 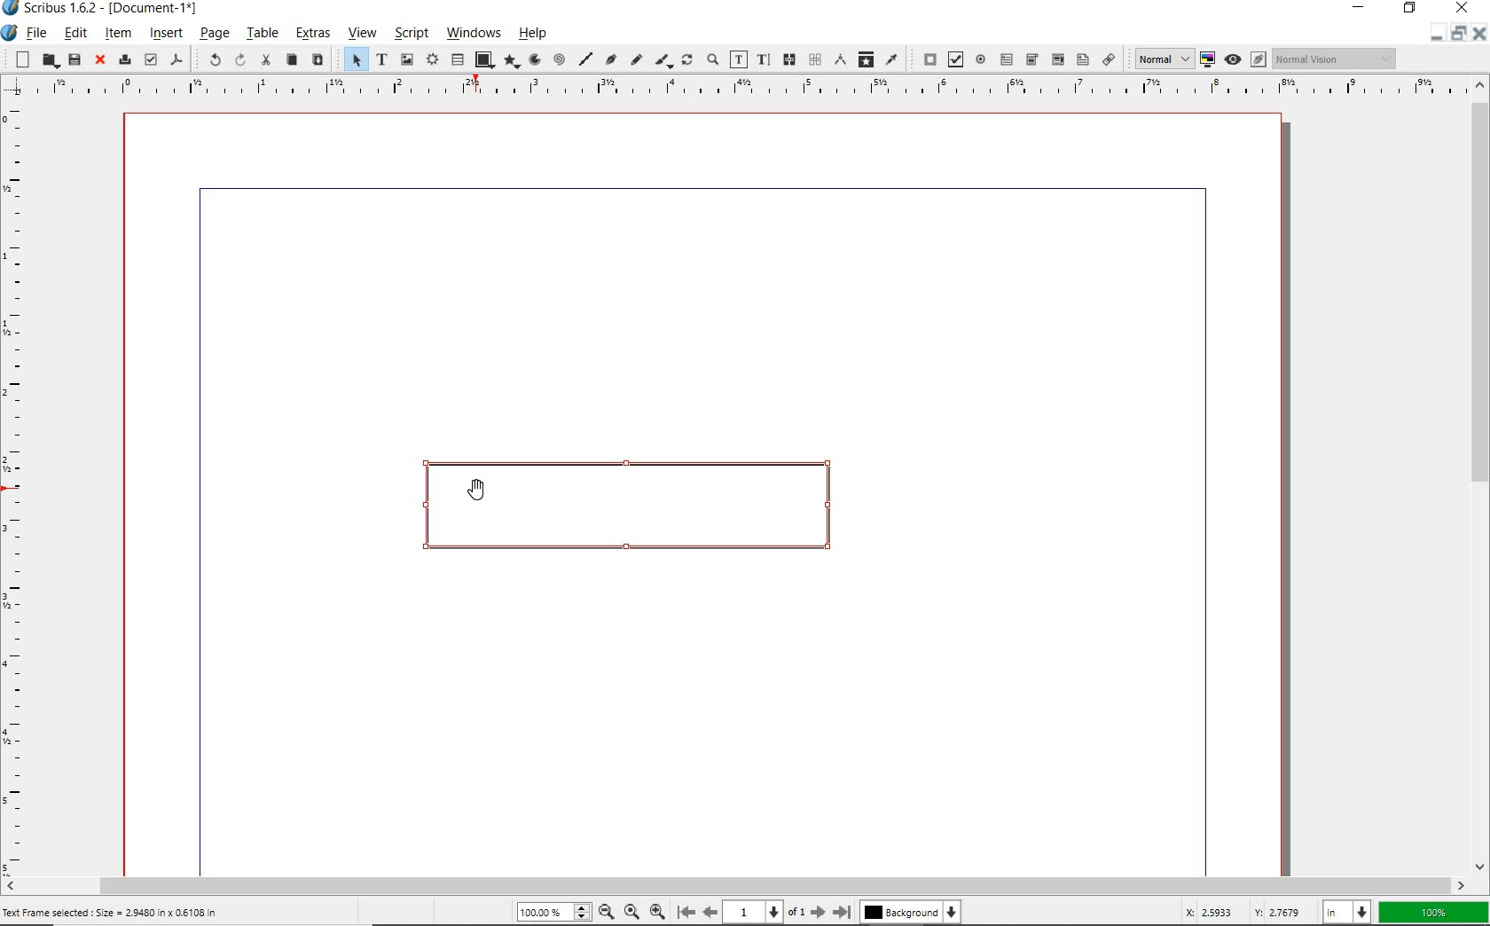 What do you see at coordinates (551, 913) in the screenshot?
I see `100%` at bounding box center [551, 913].